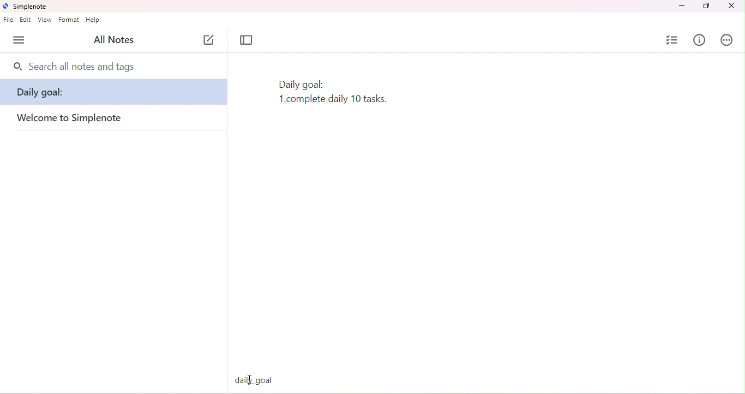 Image resolution: width=745 pixels, height=394 pixels. What do you see at coordinates (209, 40) in the screenshot?
I see `new note` at bounding box center [209, 40].